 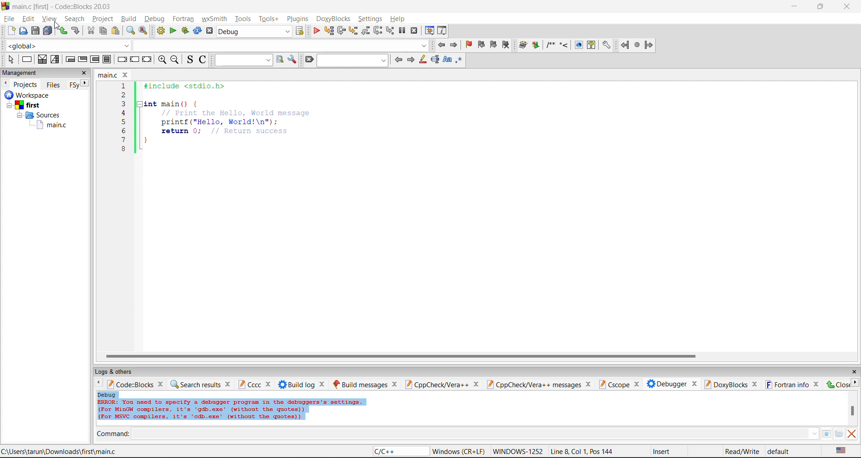 I want to click on settings, so click(x=371, y=19).